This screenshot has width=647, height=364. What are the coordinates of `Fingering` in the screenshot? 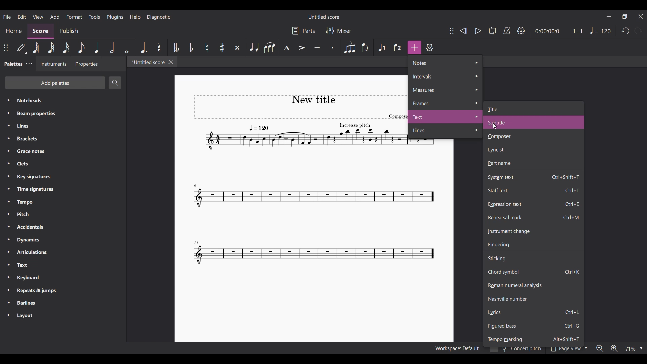 It's located at (533, 245).